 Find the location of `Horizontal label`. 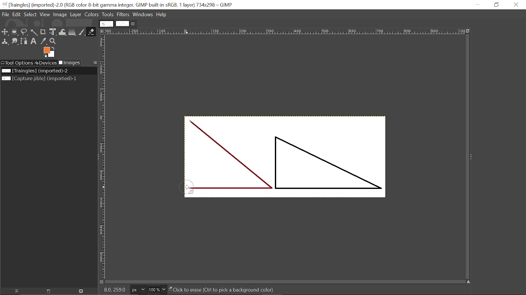

Horizontal label is located at coordinates (286, 32).